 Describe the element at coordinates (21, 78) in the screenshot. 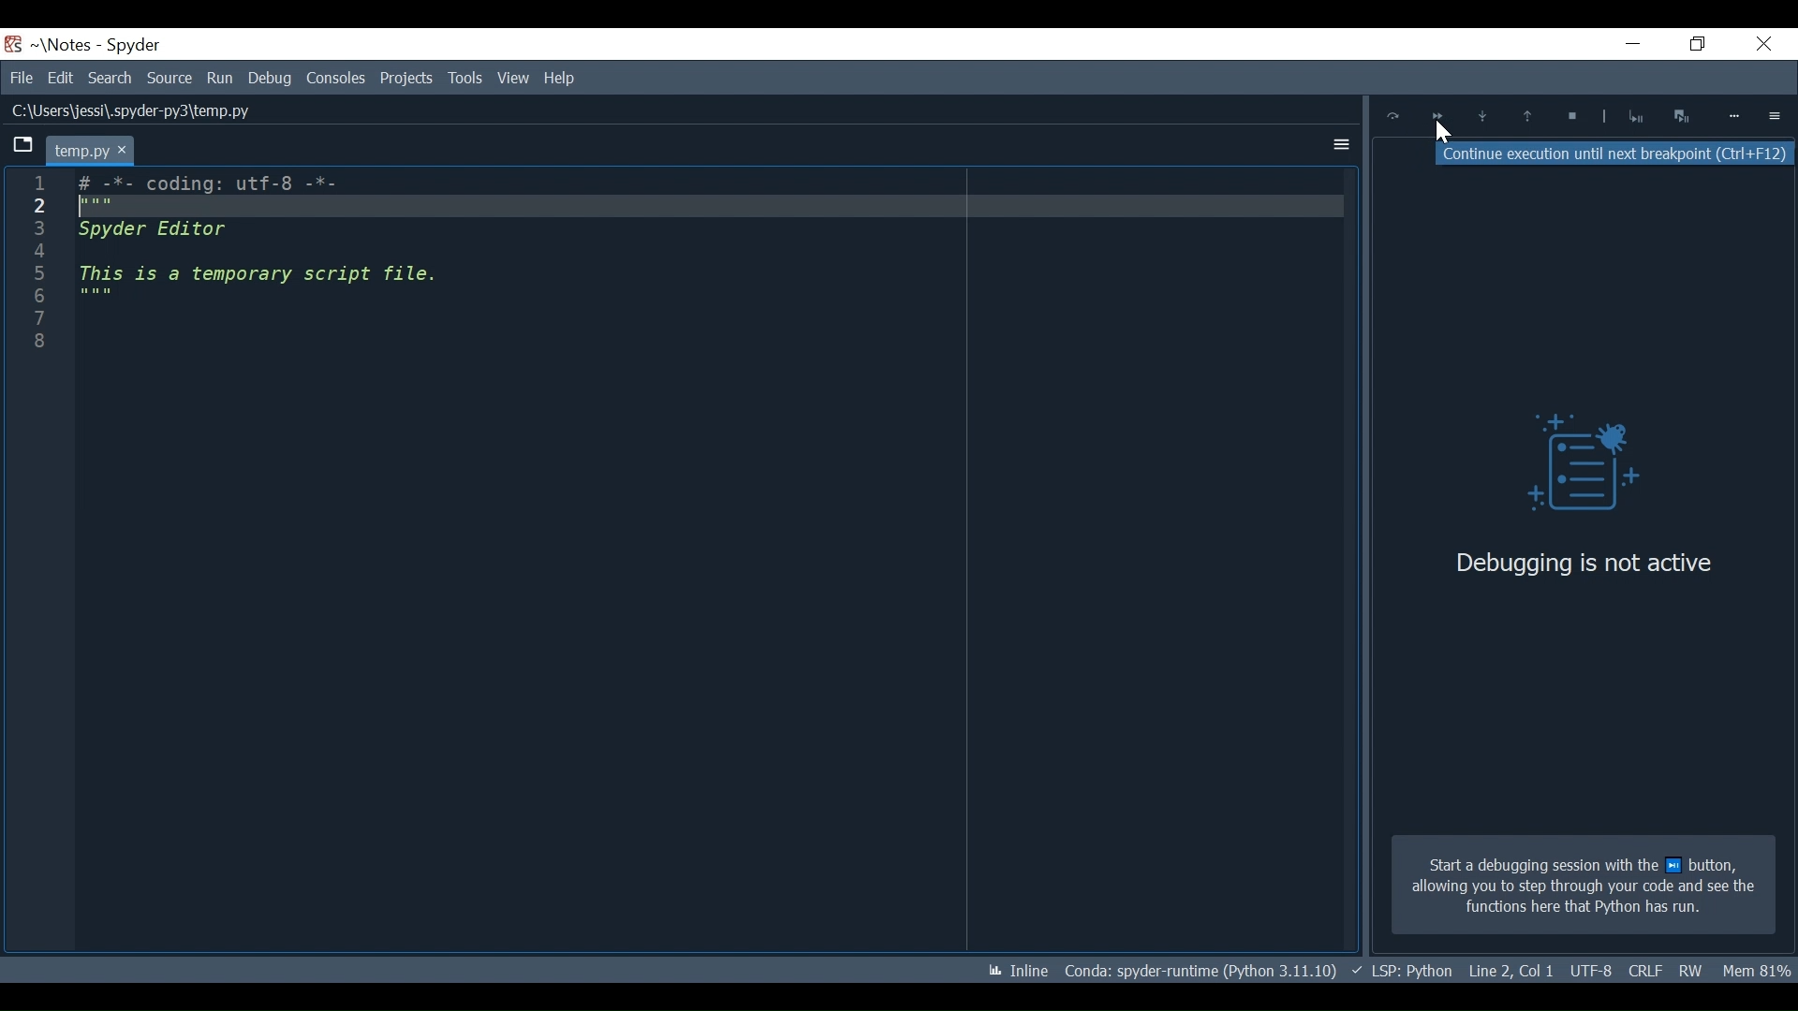

I see `File` at that location.